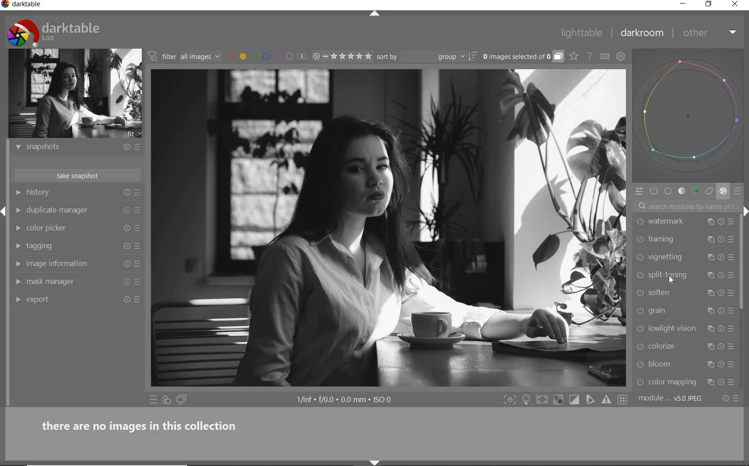 The height and width of the screenshot is (466, 749). Describe the element at coordinates (721, 221) in the screenshot. I see `reset` at that location.